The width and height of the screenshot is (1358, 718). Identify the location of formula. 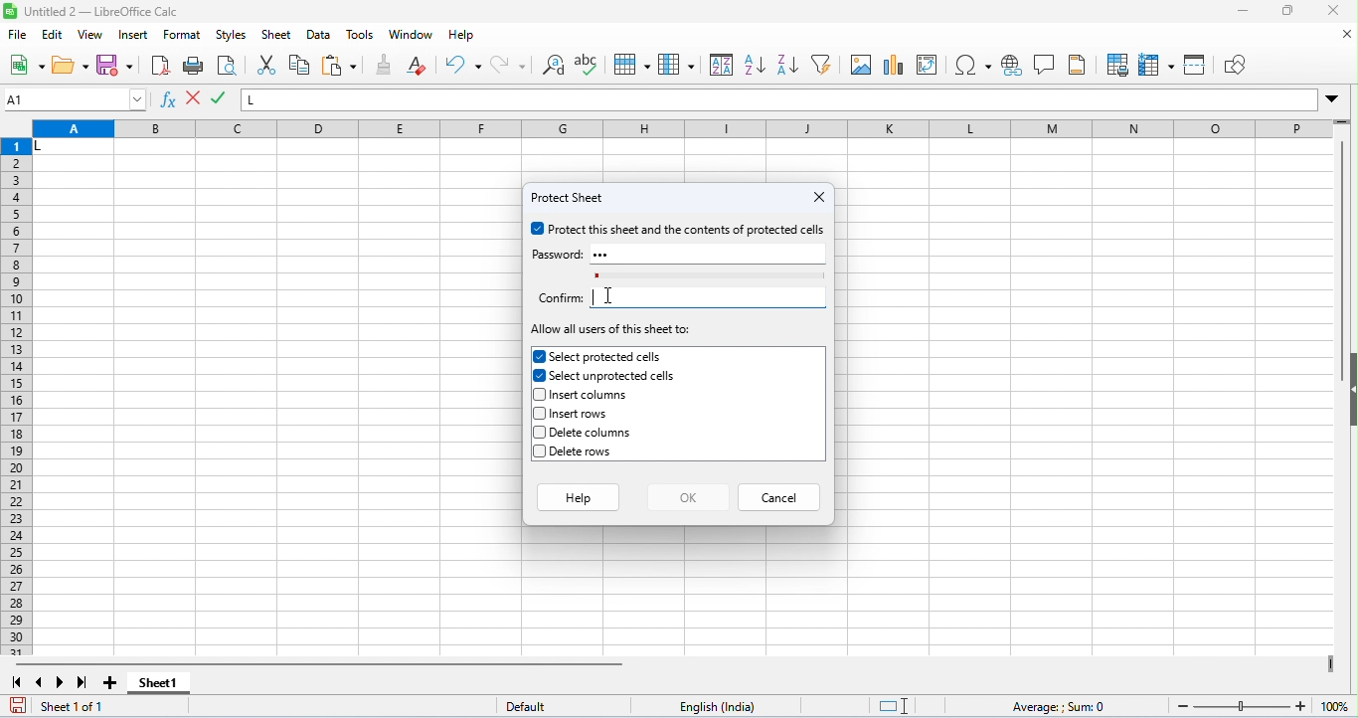
(1061, 707).